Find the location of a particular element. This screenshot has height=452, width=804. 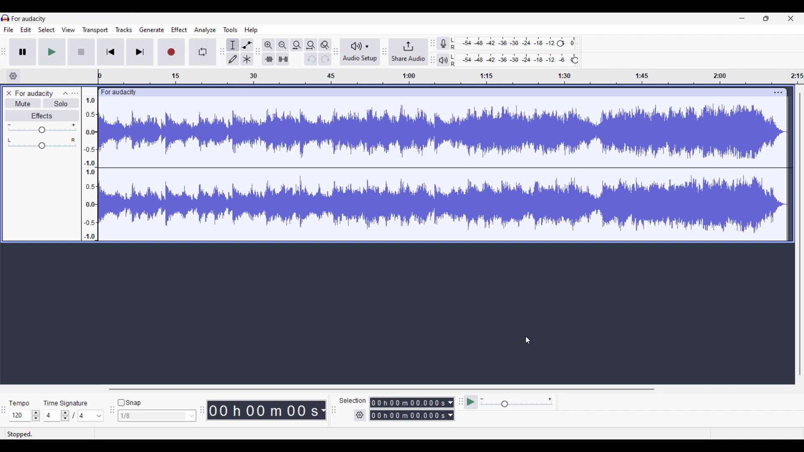

Header to change pan is located at coordinates (42, 146).